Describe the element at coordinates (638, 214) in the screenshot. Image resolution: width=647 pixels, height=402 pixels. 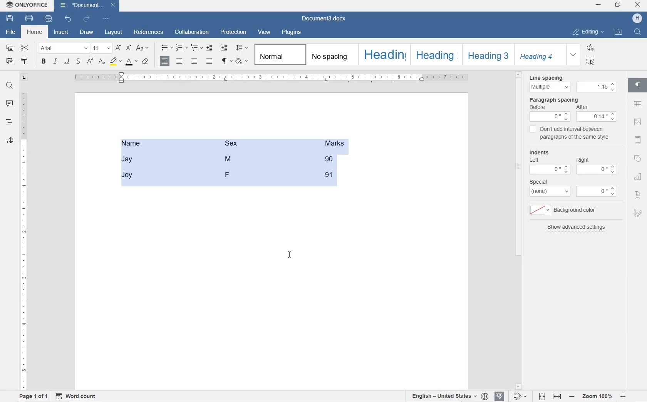
I see `SIGNATURE` at that location.